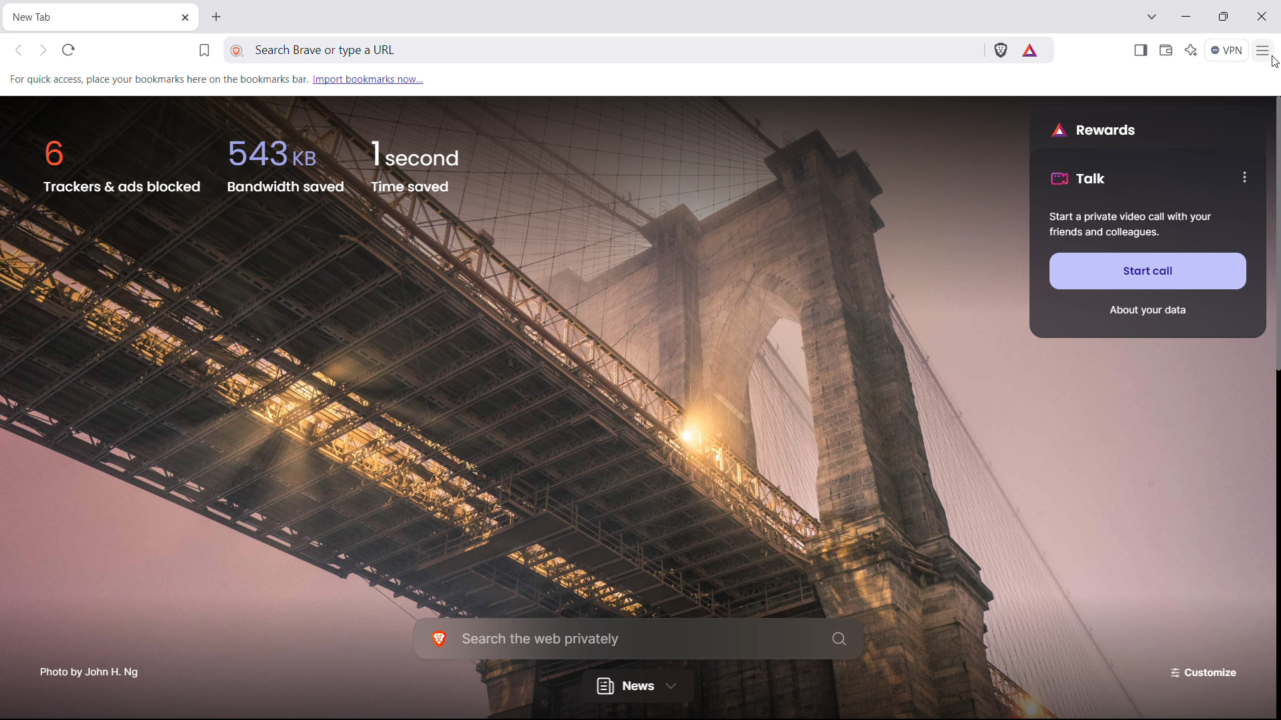 The image size is (1281, 720). What do you see at coordinates (1165, 50) in the screenshot?
I see `wallet` at bounding box center [1165, 50].